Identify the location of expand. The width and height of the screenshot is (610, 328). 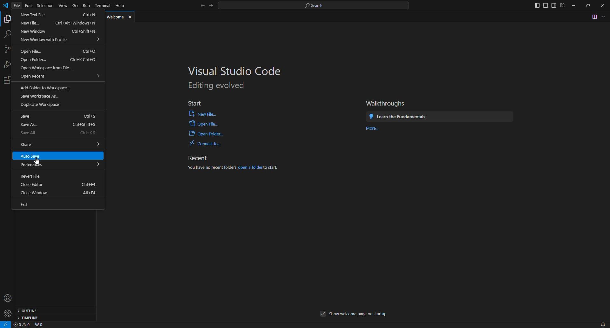
(99, 144).